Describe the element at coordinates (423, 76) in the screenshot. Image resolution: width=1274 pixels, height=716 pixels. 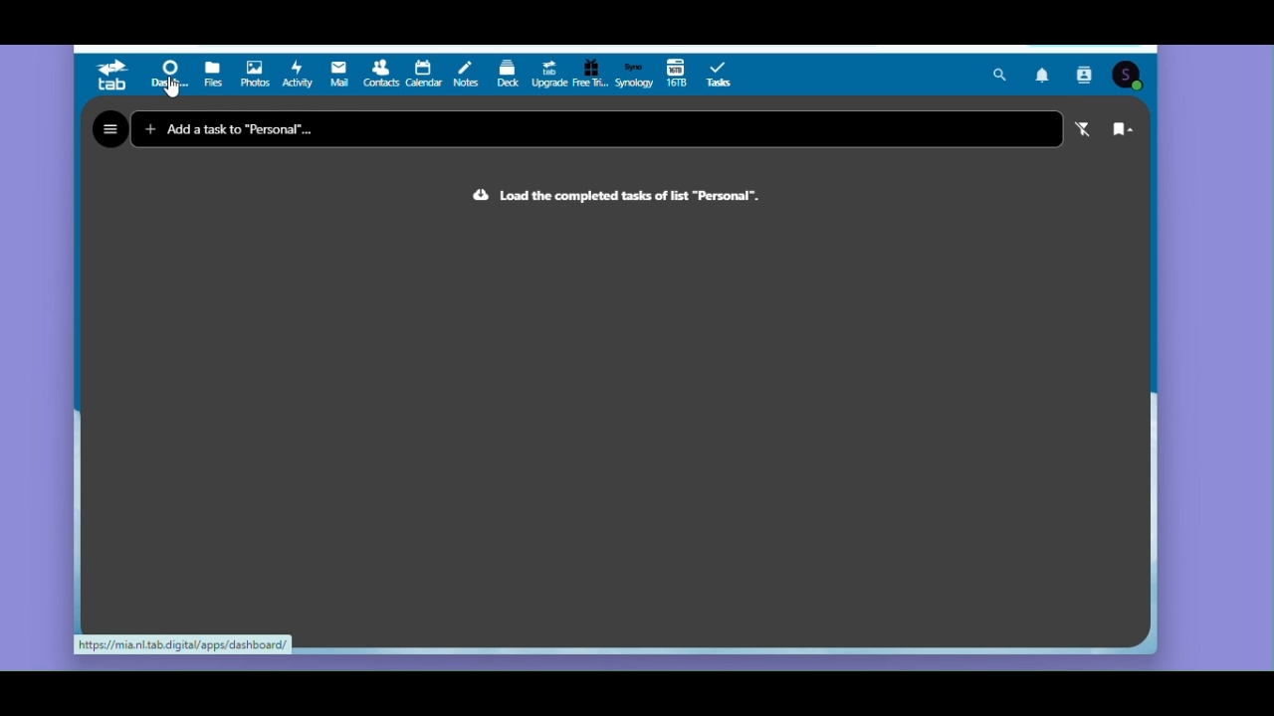
I see `Calendar` at that location.